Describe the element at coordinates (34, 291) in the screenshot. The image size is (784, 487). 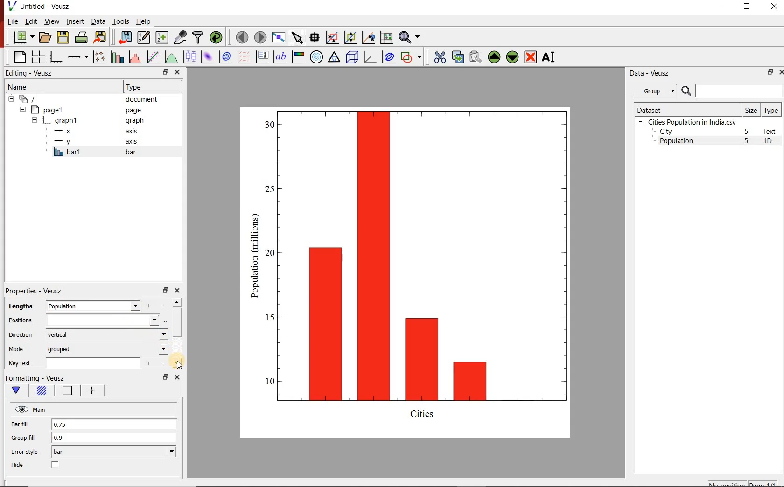
I see `Properties - Veusz` at that location.